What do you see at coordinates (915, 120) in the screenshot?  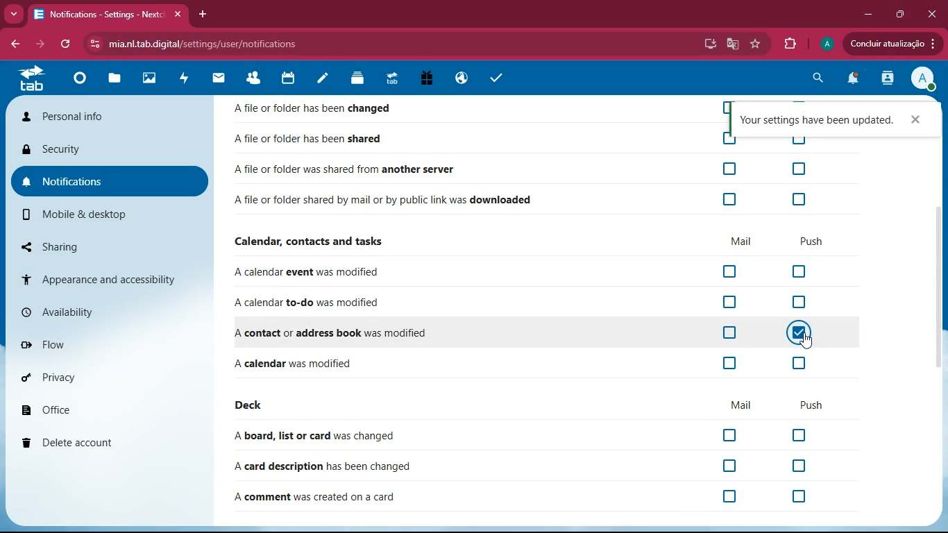 I see `close` at bounding box center [915, 120].